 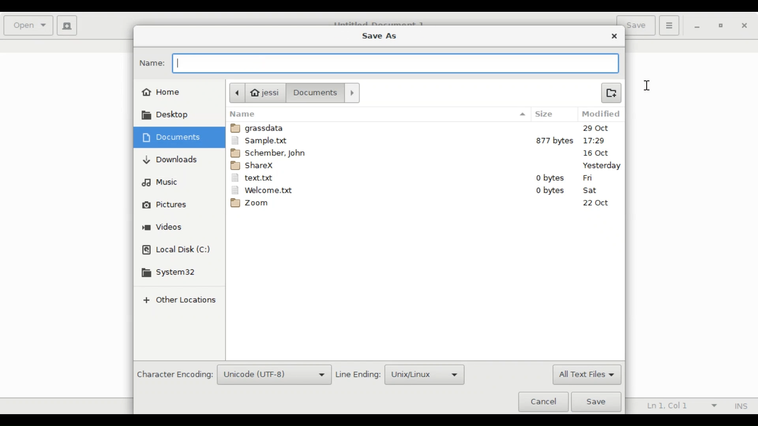 What do you see at coordinates (739, 406) in the screenshot?
I see `Insert Mode` at bounding box center [739, 406].